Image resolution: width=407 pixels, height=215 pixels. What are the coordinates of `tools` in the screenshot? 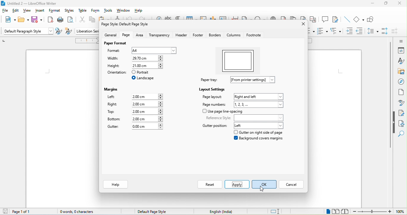 It's located at (109, 12).